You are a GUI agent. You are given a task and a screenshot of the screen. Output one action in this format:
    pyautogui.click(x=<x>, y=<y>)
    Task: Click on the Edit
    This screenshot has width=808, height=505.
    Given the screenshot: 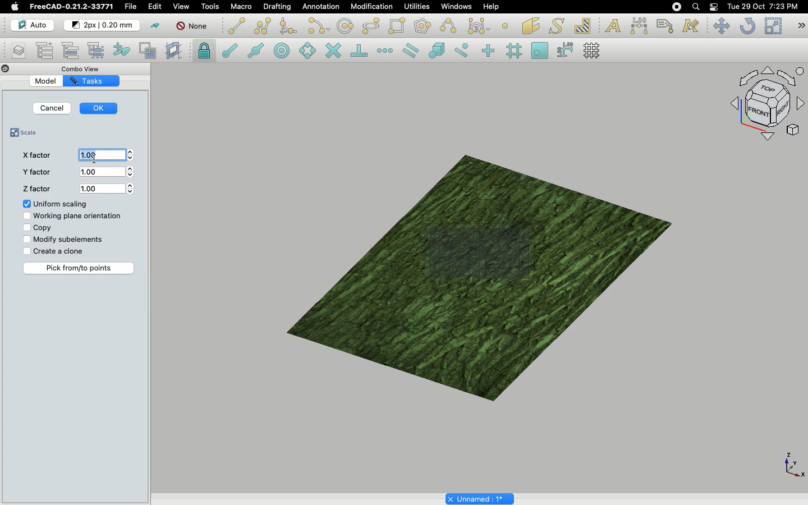 What is the action you would take?
    pyautogui.click(x=155, y=7)
    